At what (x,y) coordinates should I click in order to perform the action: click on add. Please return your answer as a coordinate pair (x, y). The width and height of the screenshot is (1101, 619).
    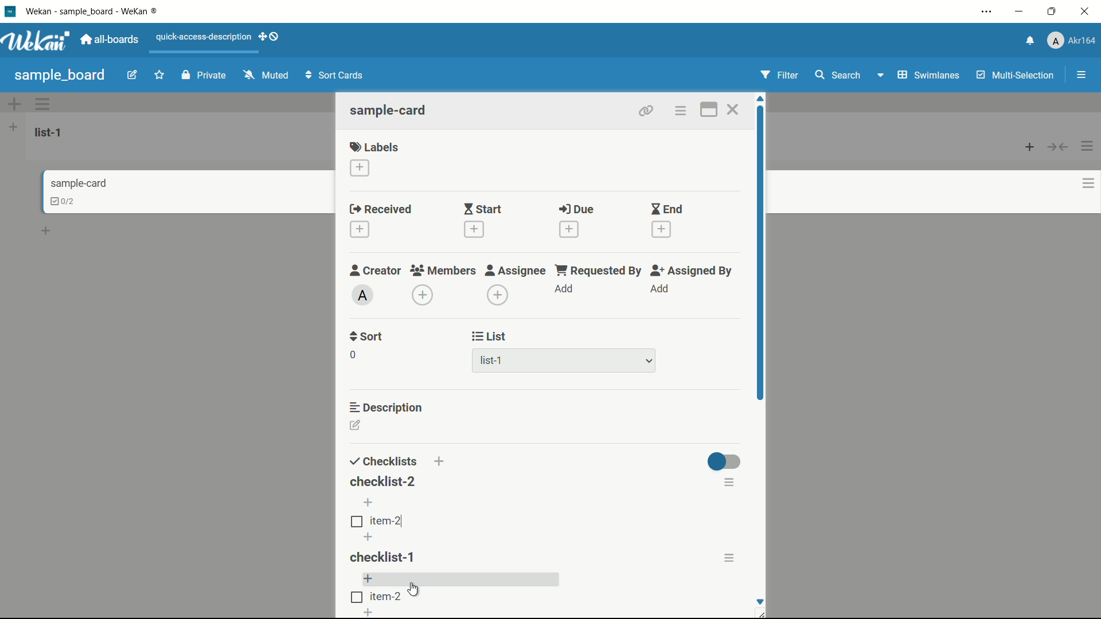
    Looking at the image, I should click on (565, 289).